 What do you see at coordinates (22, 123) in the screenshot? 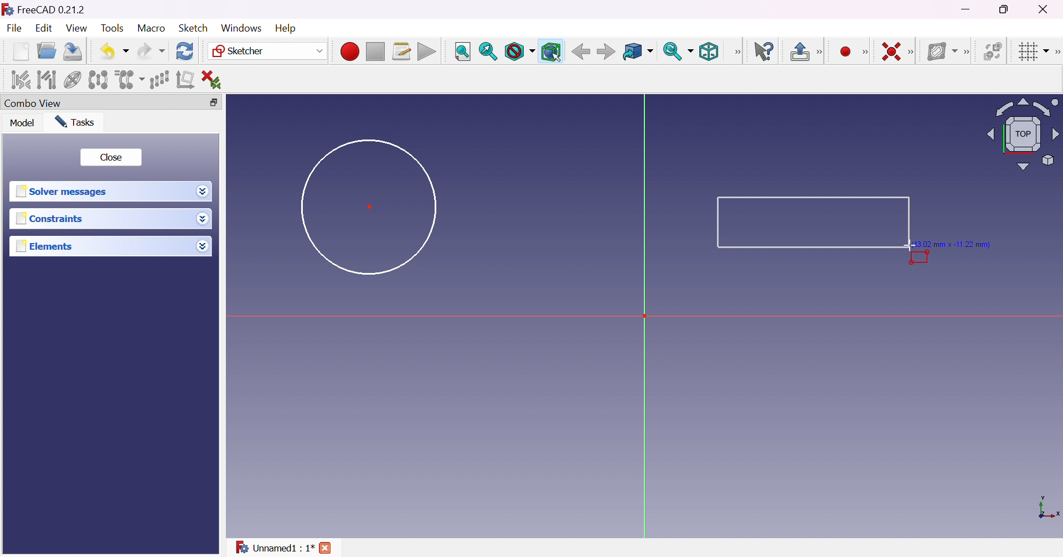
I see `Model` at bounding box center [22, 123].